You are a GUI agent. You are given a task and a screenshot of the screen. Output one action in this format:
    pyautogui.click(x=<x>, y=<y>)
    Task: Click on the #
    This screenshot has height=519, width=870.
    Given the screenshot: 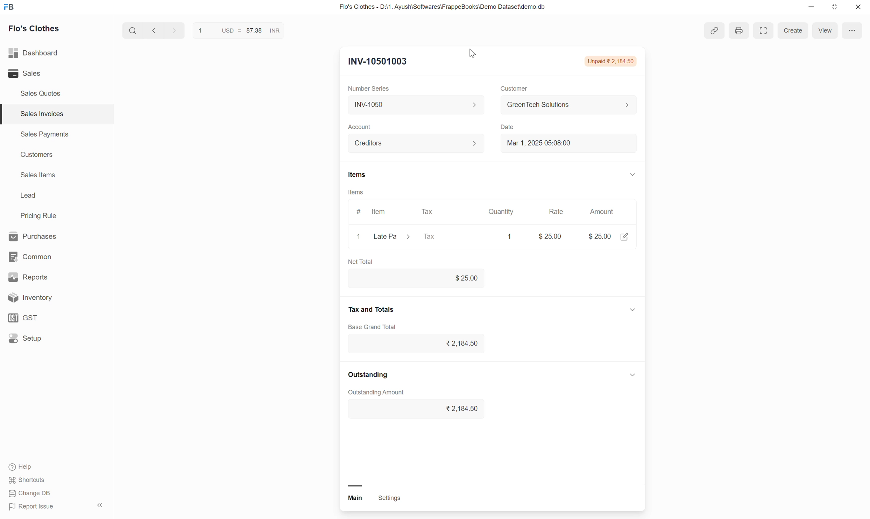 What is the action you would take?
    pyautogui.click(x=356, y=213)
    